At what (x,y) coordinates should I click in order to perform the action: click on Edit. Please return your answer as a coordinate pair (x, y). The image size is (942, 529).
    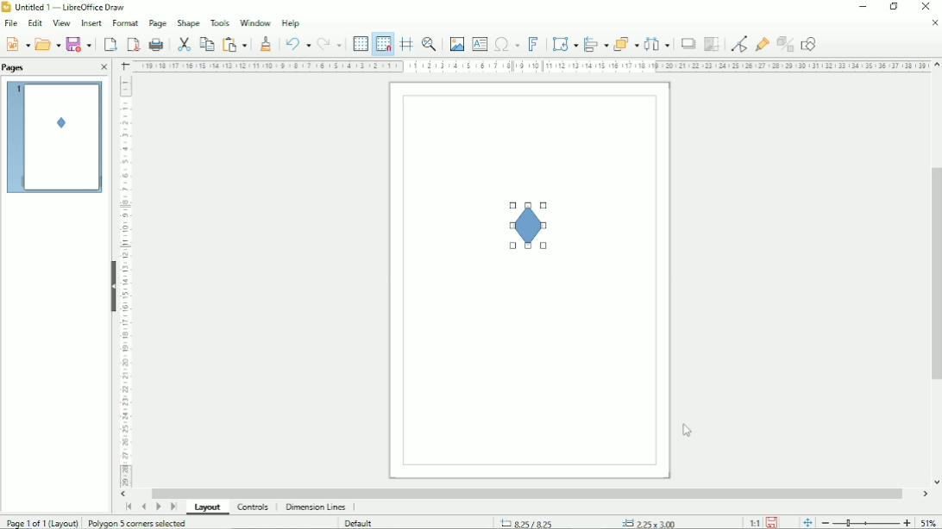
    Looking at the image, I should click on (35, 23).